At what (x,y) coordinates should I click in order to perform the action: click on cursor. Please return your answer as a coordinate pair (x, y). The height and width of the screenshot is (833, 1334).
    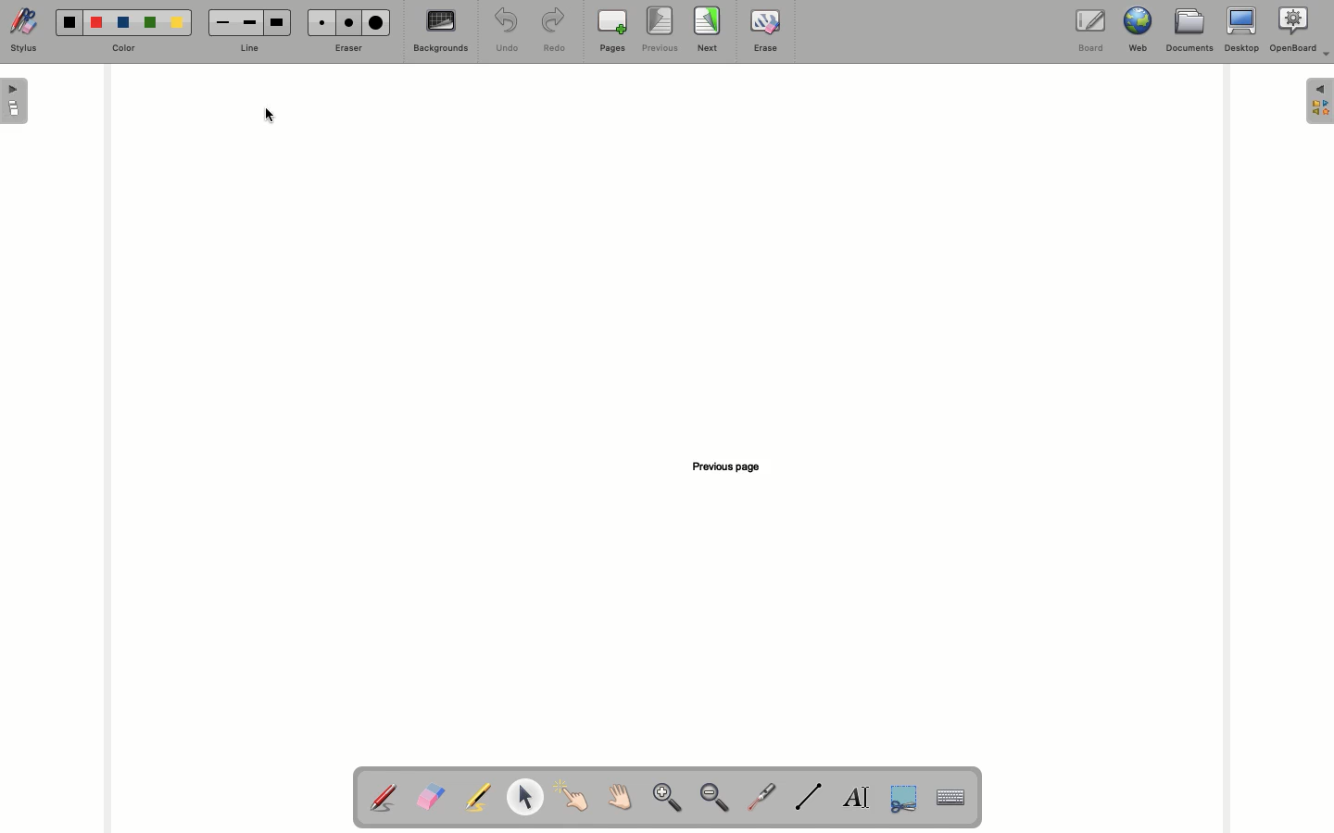
    Looking at the image, I should click on (268, 118).